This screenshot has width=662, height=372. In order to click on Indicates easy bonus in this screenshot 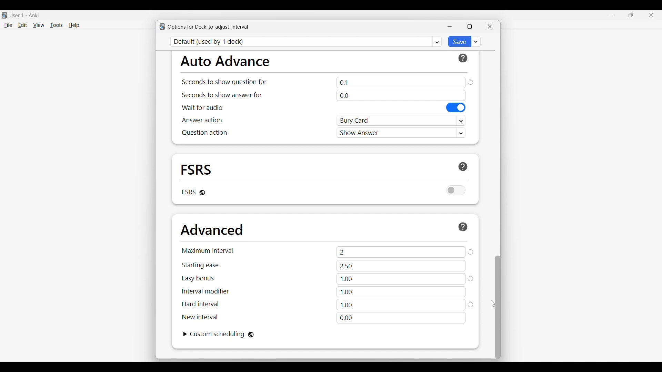, I will do `click(198, 279)`.